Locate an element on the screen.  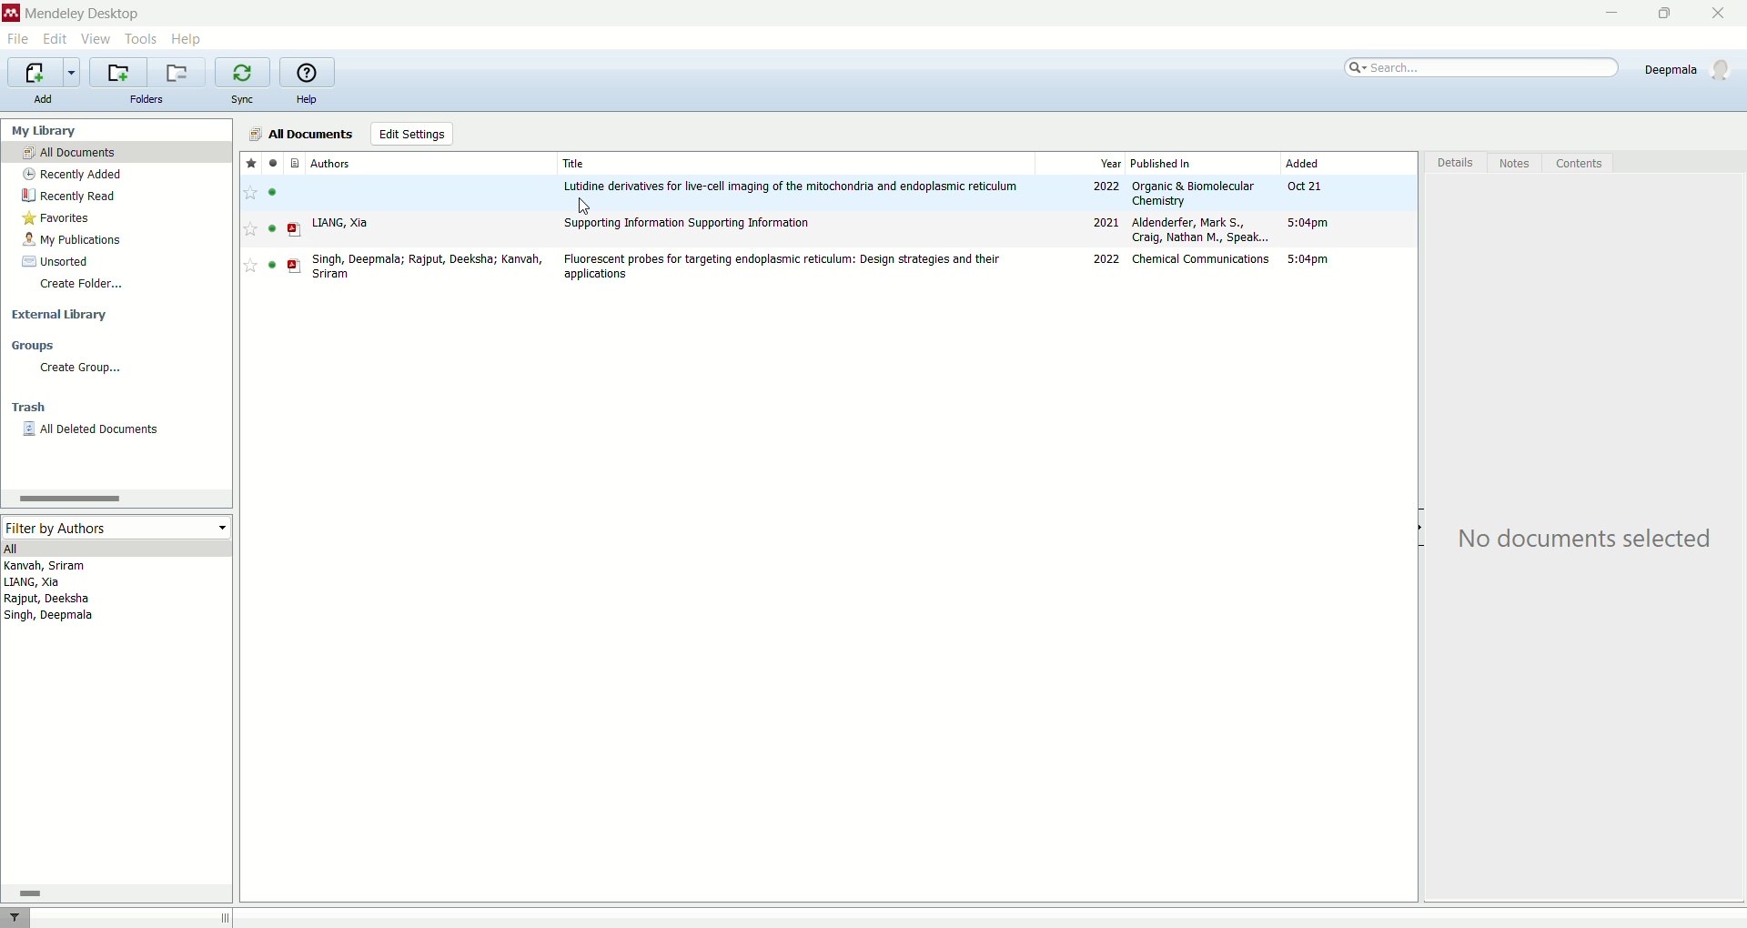
Rajput, Deeksha is located at coordinates (45, 599).